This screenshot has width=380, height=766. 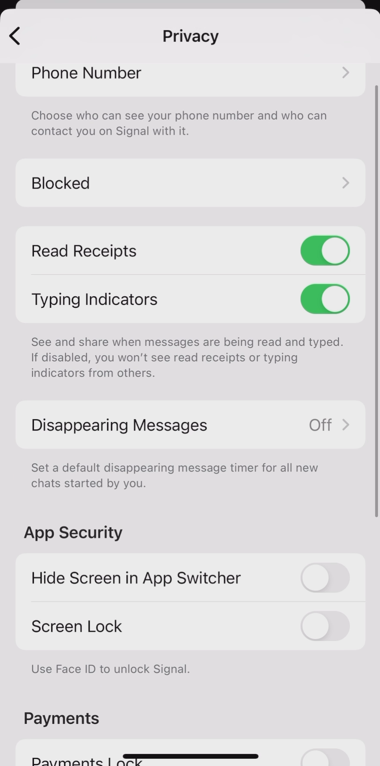 I want to click on screen lock disabled, so click(x=191, y=627).